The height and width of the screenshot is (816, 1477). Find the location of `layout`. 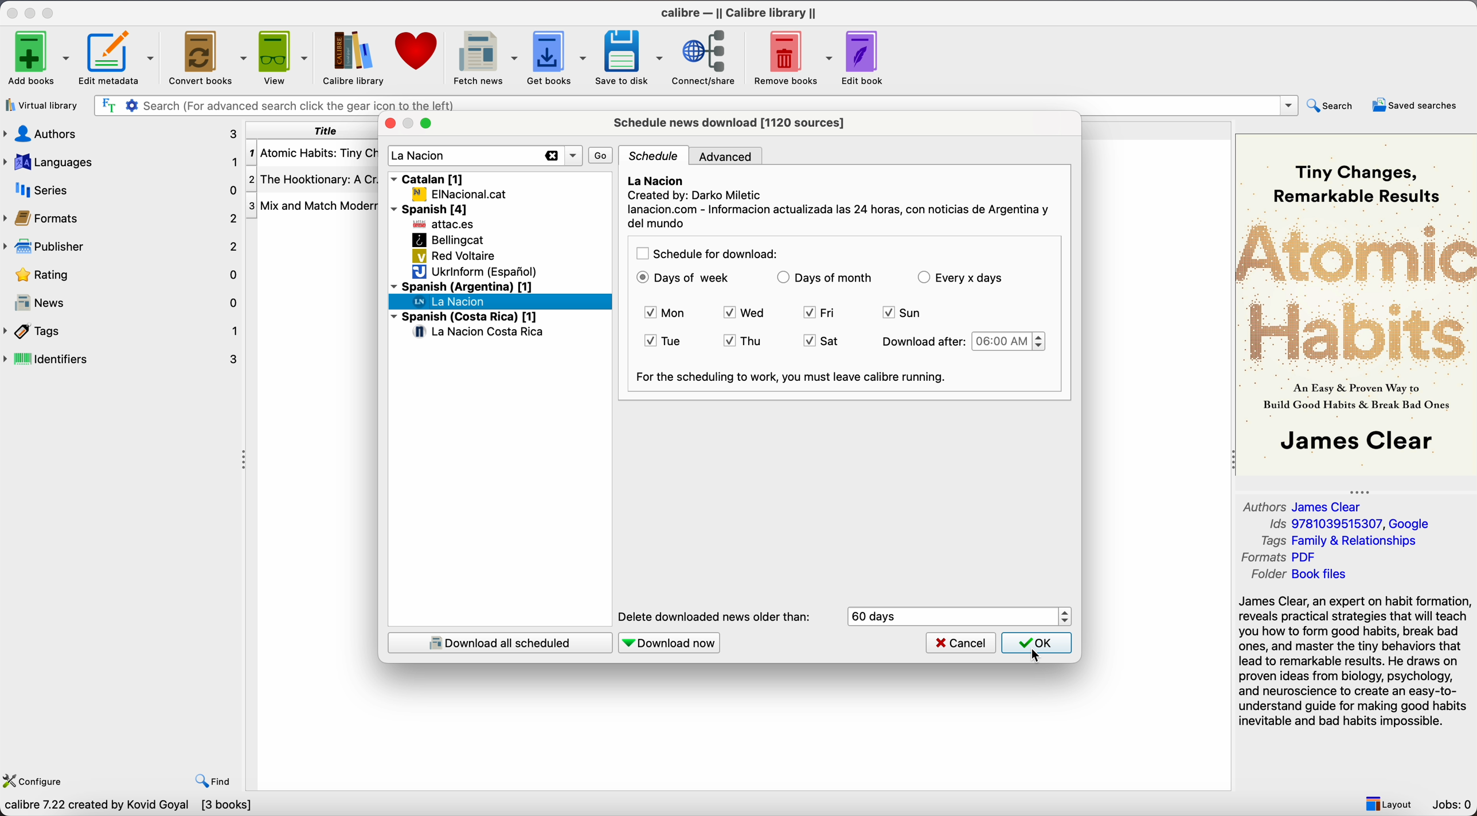

layout is located at coordinates (1388, 802).